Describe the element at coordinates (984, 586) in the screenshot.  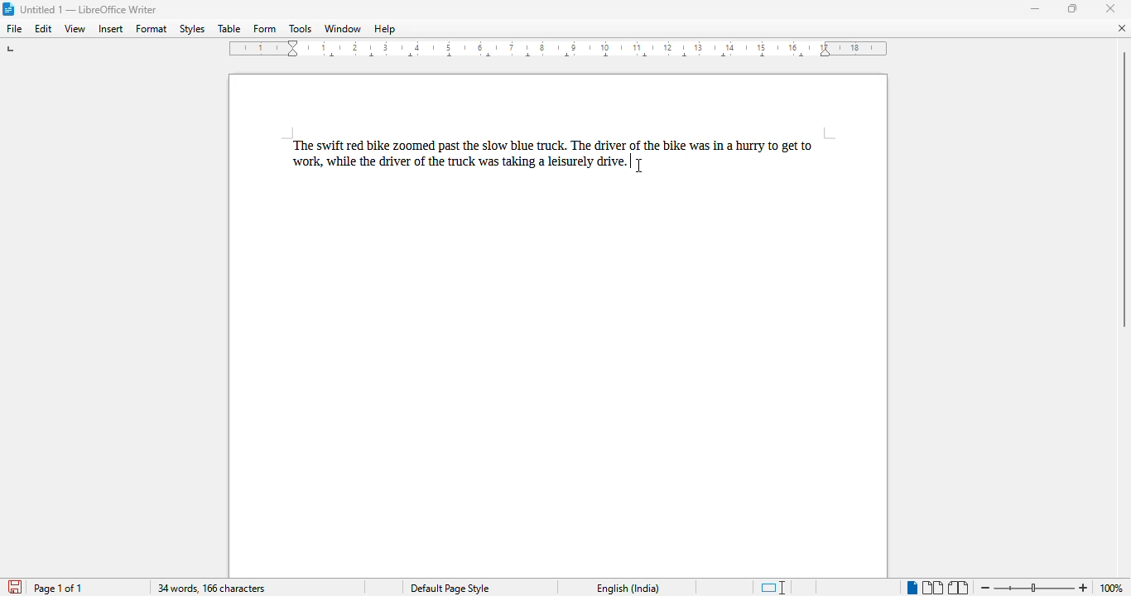
I see `zoom out` at that location.